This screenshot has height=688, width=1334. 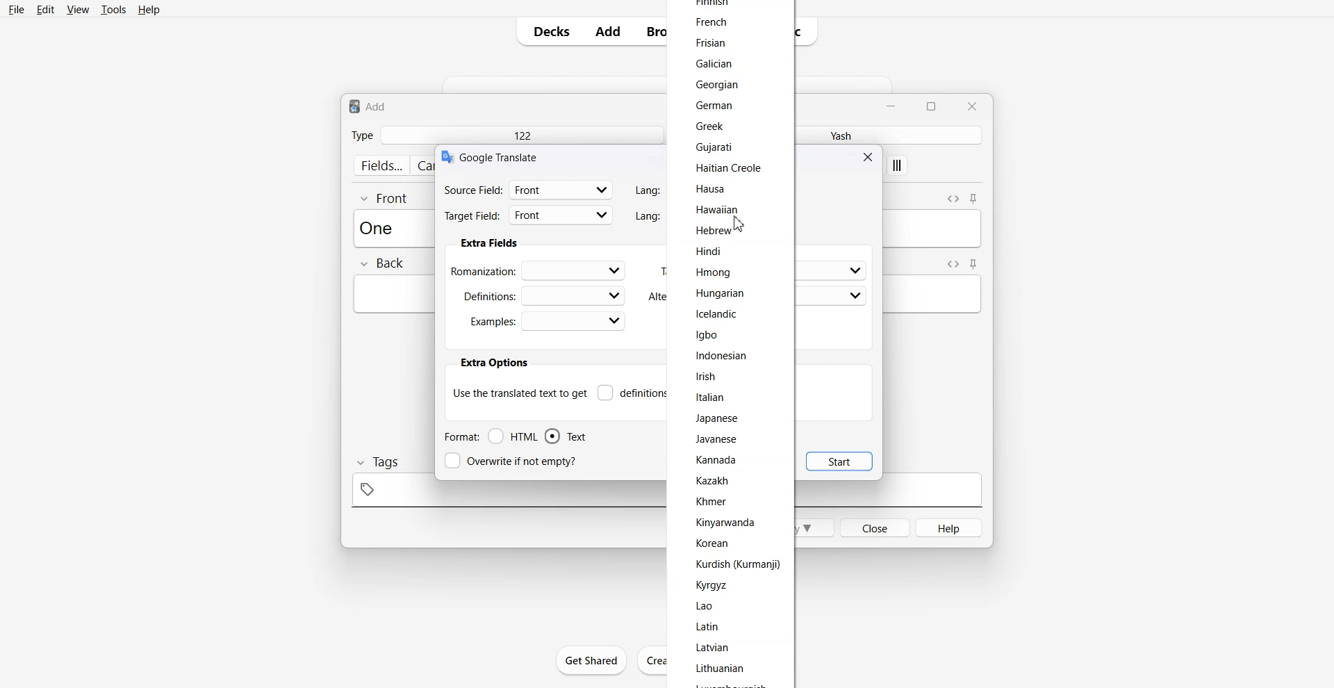 What do you see at coordinates (874, 527) in the screenshot?
I see `Close` at bounding box center [874, 527].